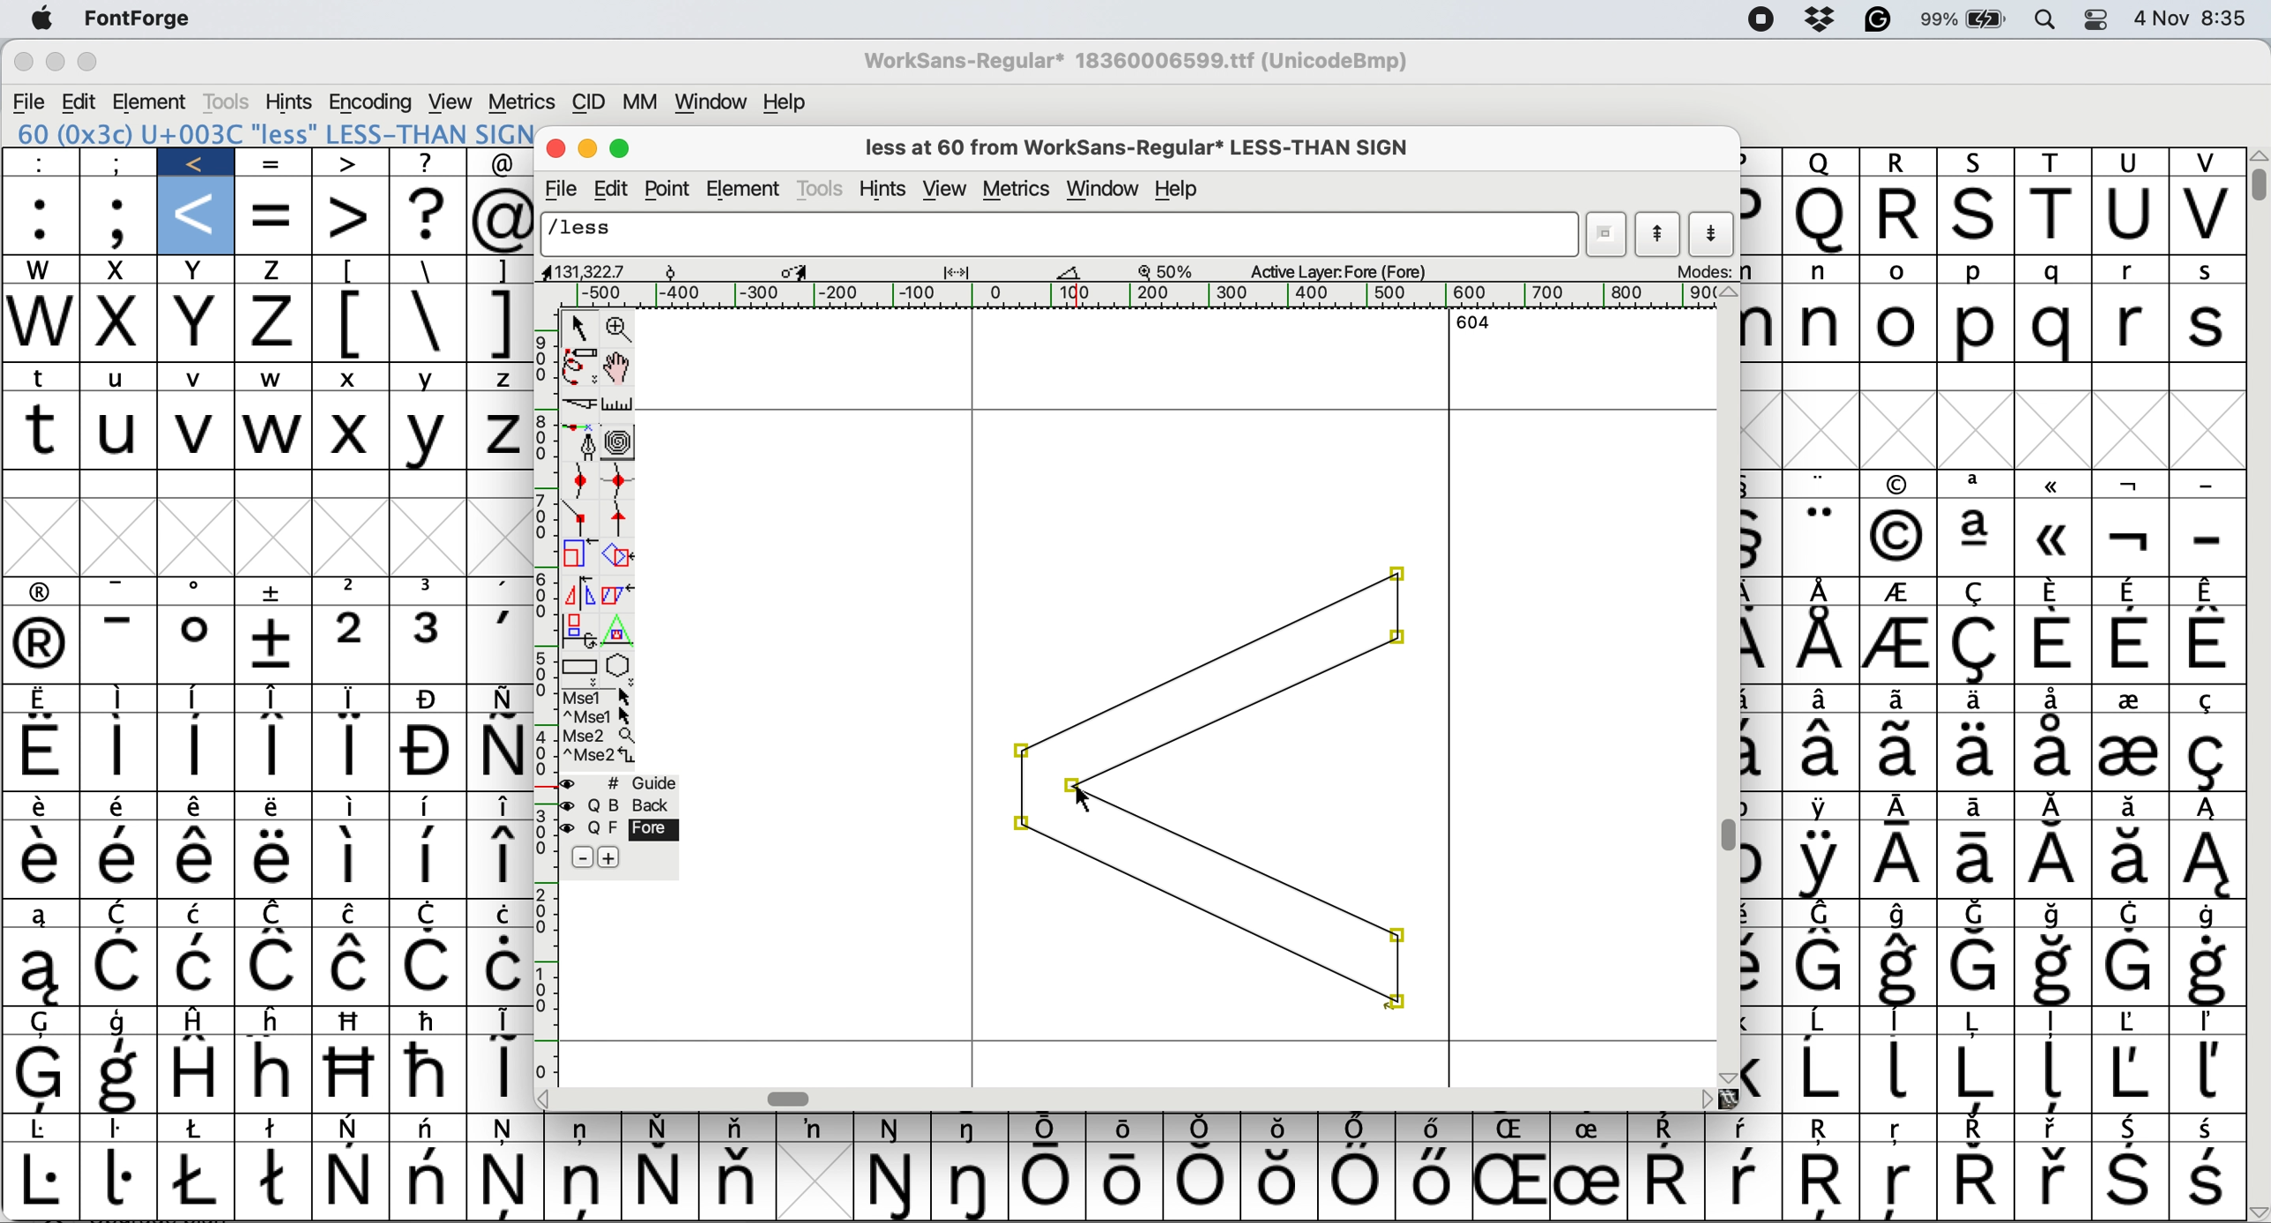  What do you see at coordinates (1977, 217) in the screenshot?
I see `s` at bounding box center [1977, 217].